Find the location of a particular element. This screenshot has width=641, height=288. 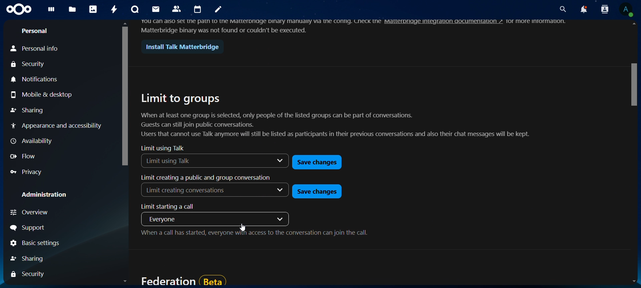

federation beta is located at coordinates (182, 279).